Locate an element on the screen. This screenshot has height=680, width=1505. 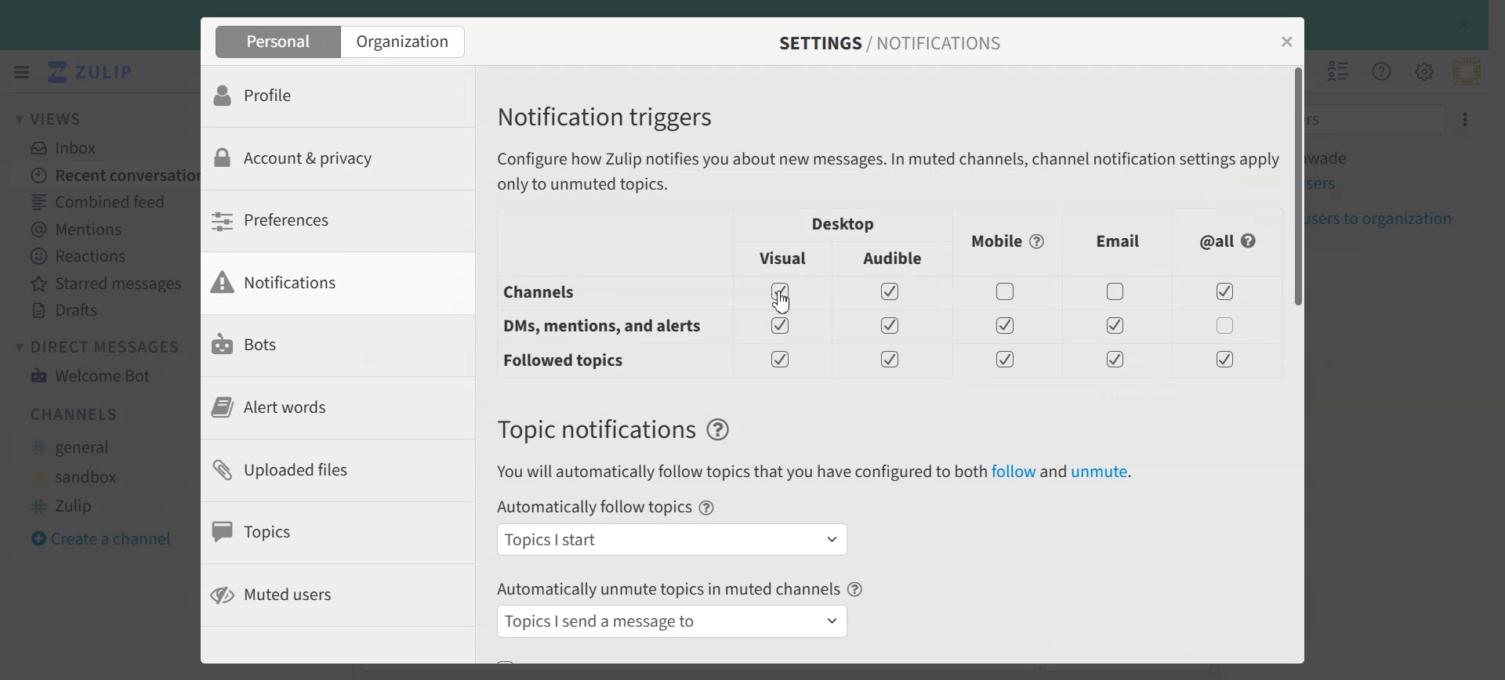
Desktop is located at coordinates (844, 224).